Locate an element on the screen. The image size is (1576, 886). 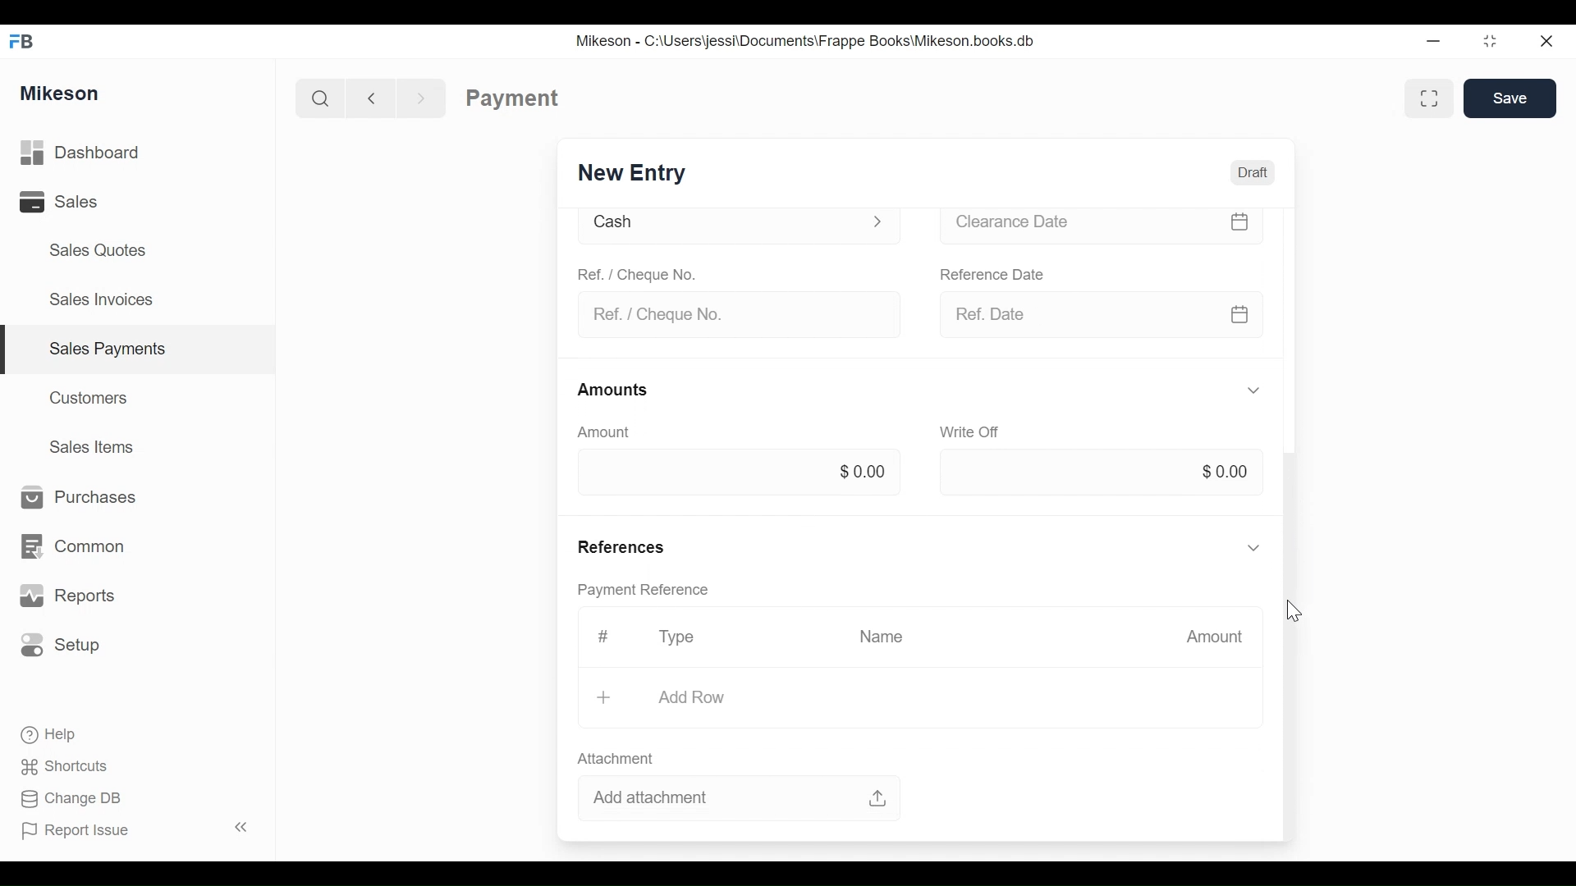
New Entry is located at coordinates (631, 171).